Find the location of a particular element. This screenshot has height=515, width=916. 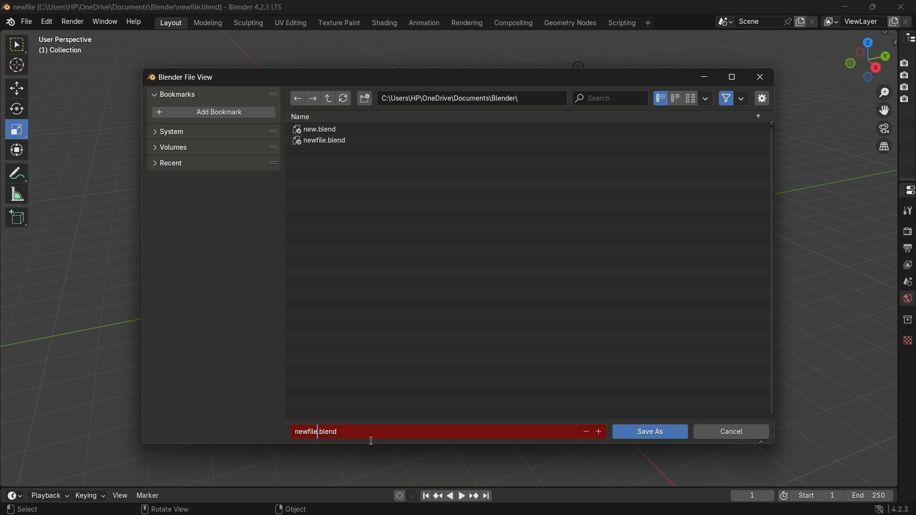

maximize or restore is located at coordinates (731, 77).